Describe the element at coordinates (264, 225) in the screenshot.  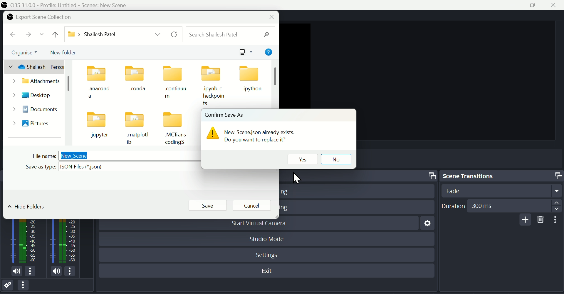
I see `start virtual camera` at that location.